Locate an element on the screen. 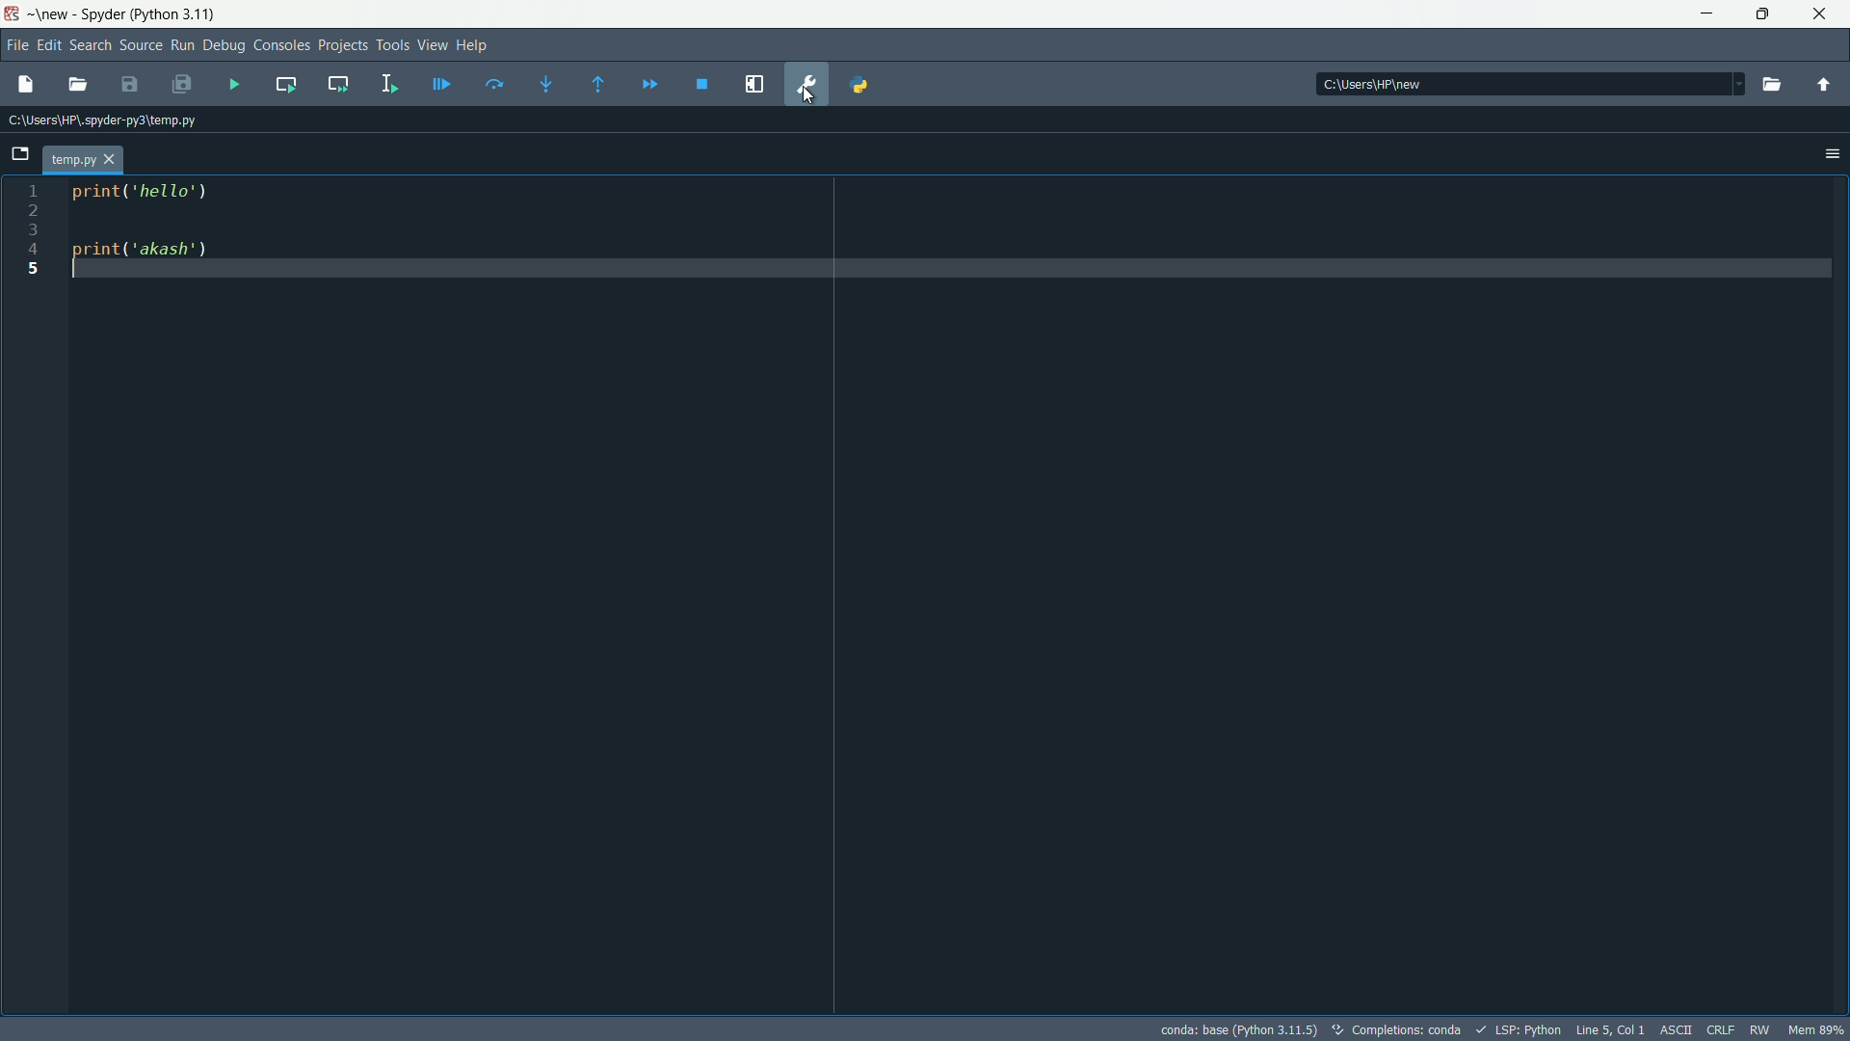  directory is located at coordinates (1377, 85).